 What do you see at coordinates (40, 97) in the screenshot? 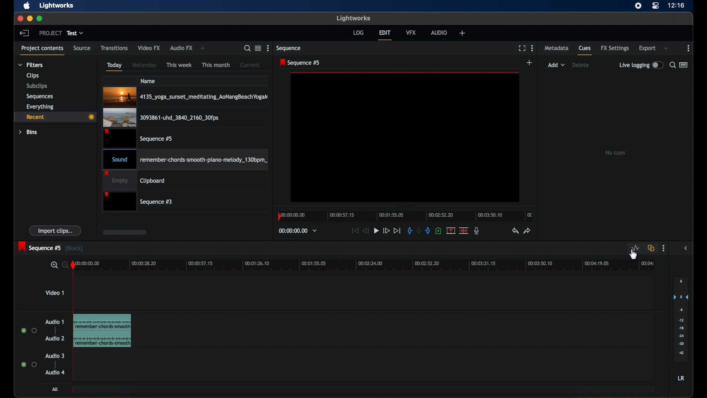
I see `sequencies` at bounding box center [40, 97].